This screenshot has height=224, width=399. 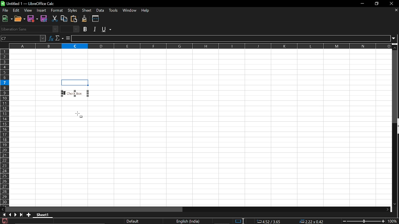 What do you see at coordinates (96, 18) in the screenshot?
I see `Split window` at bounding box center [96, 18].